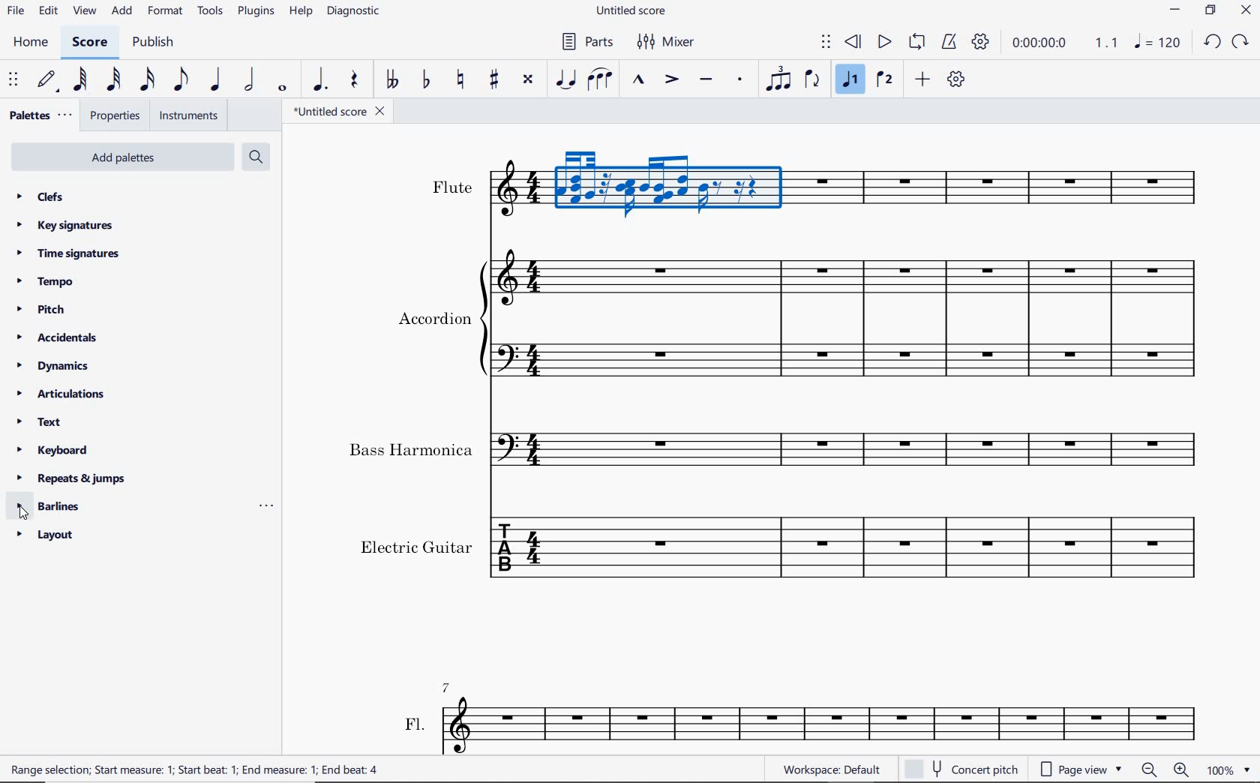  I want to click on text, so click(198, 771).